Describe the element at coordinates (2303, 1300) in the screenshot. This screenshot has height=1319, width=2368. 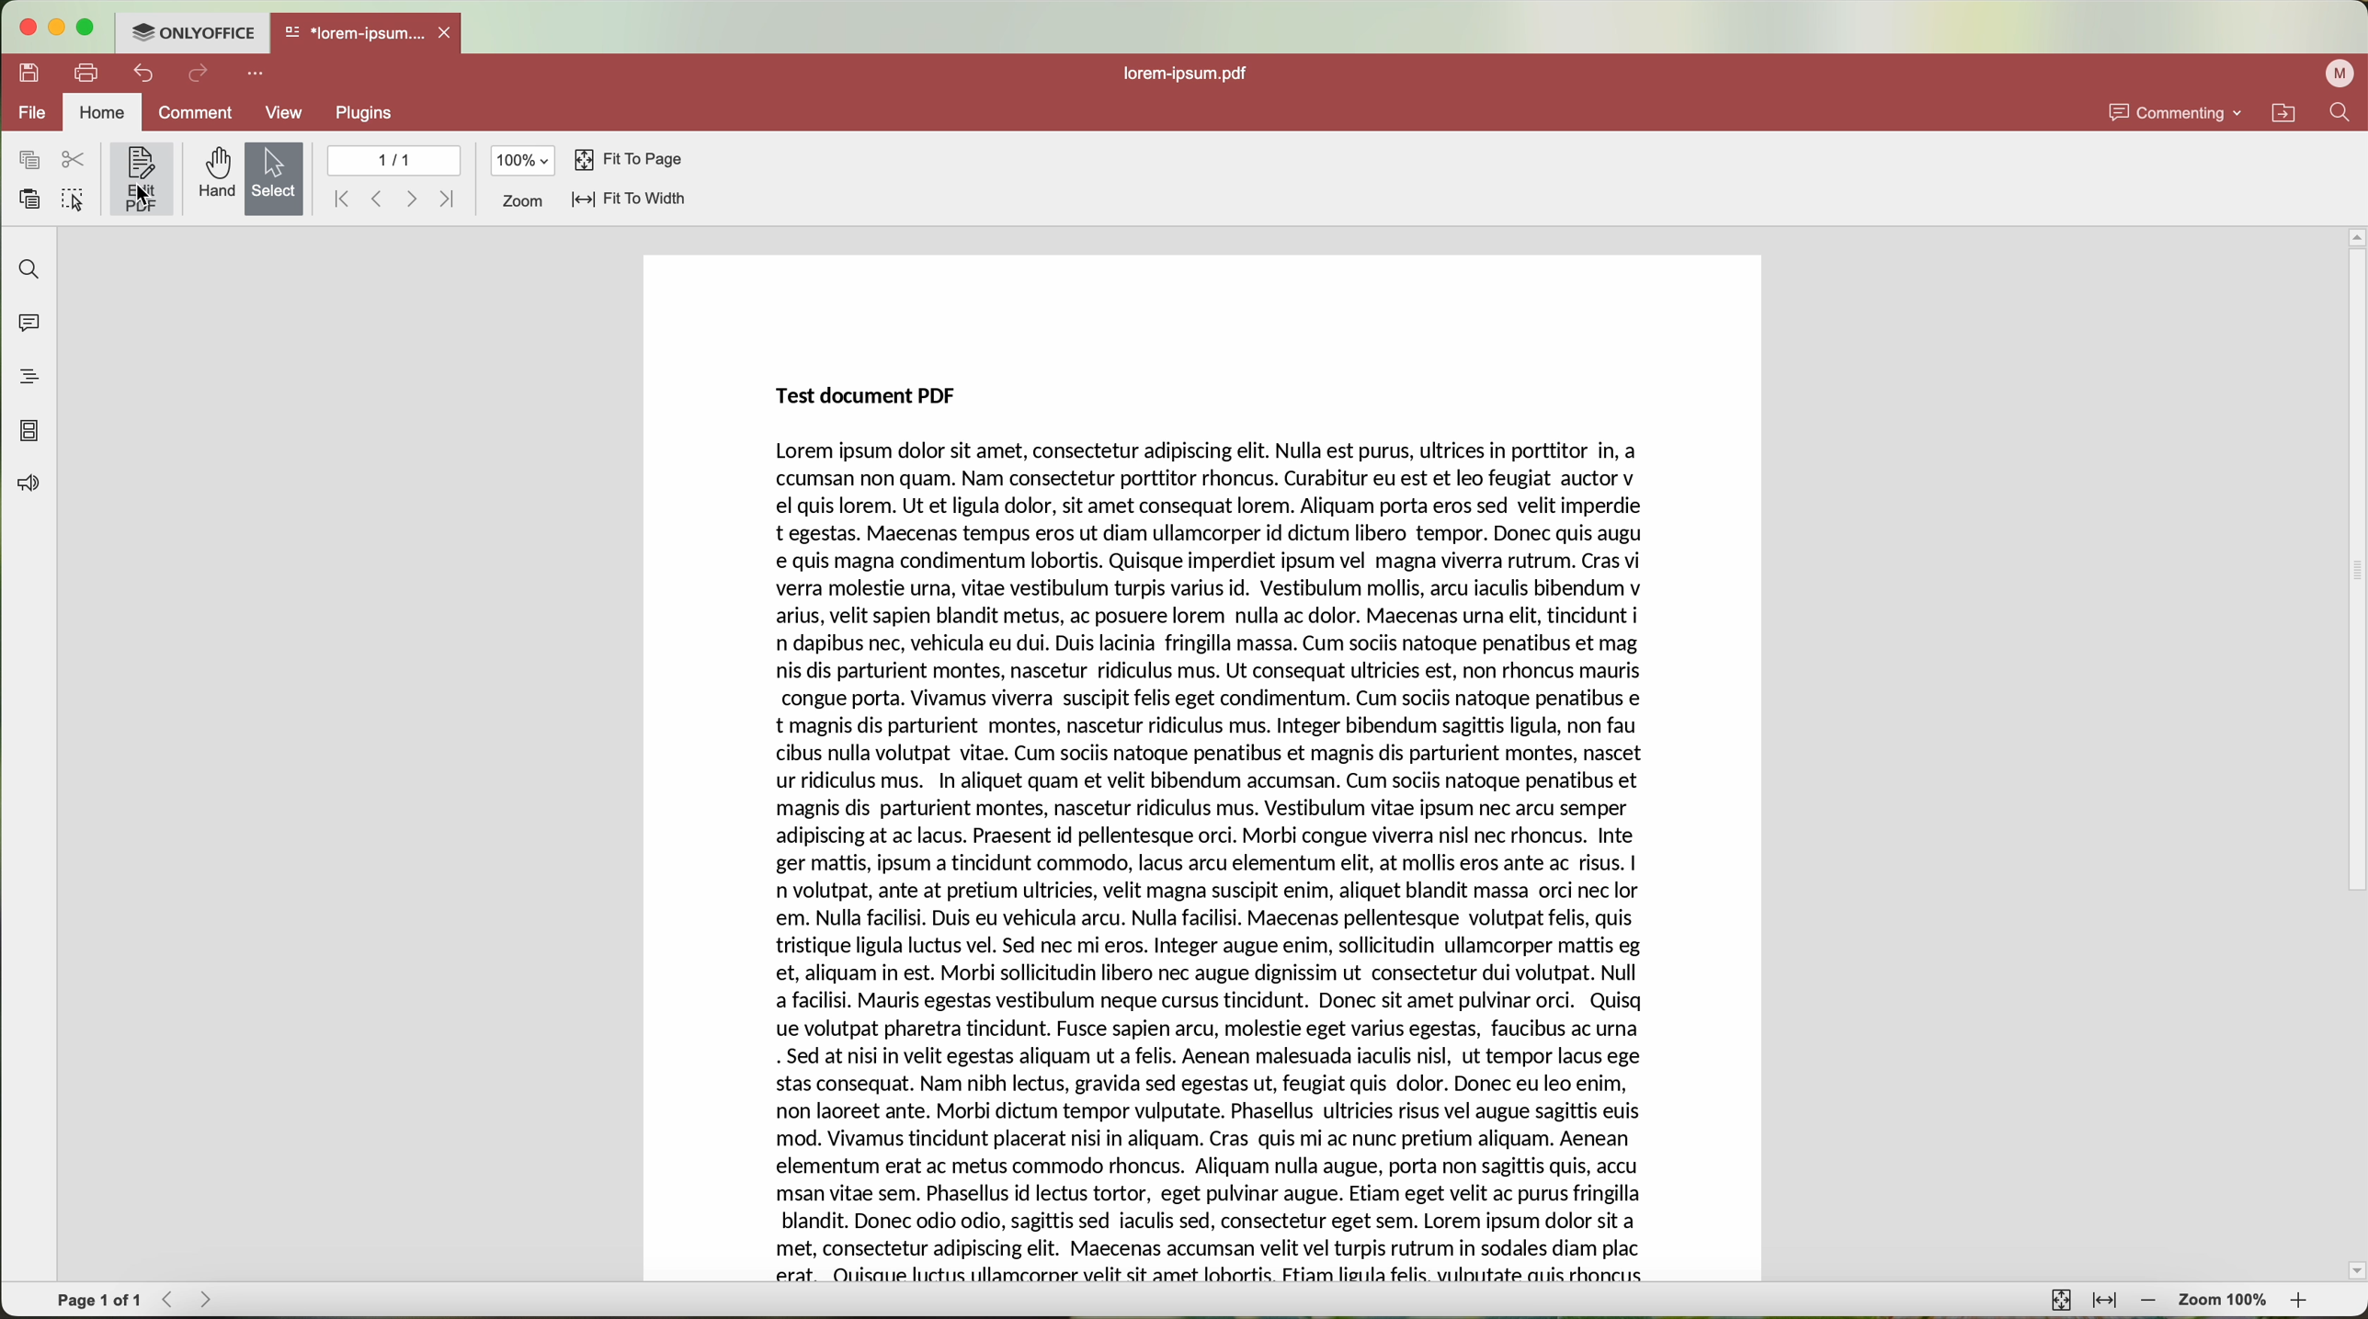
I see `zoom in` at that location.